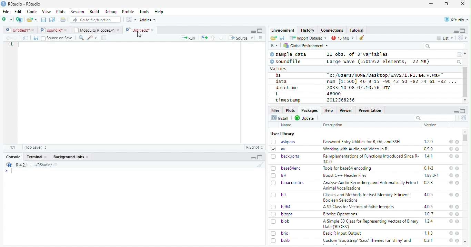 The height and width of the screenshot is (247, 471). I want to click on sound.R*, so click(54, 30).